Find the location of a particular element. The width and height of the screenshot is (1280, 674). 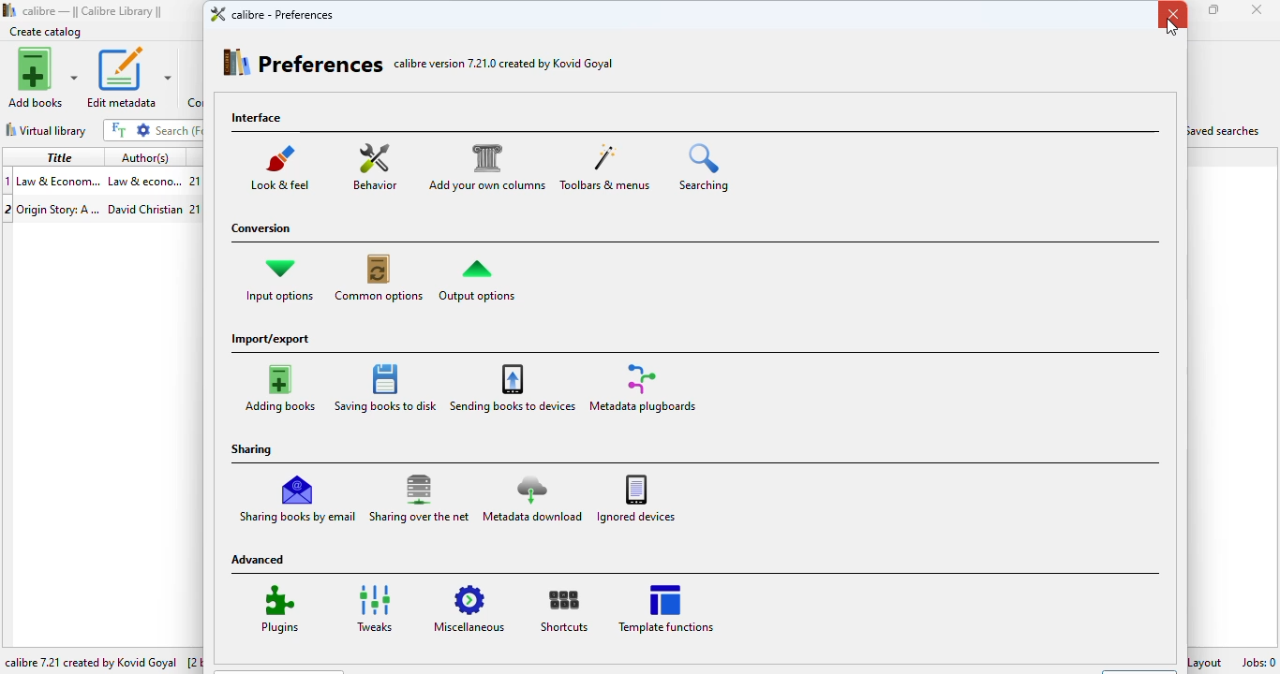

behavior is located at coordinates (373, 166).